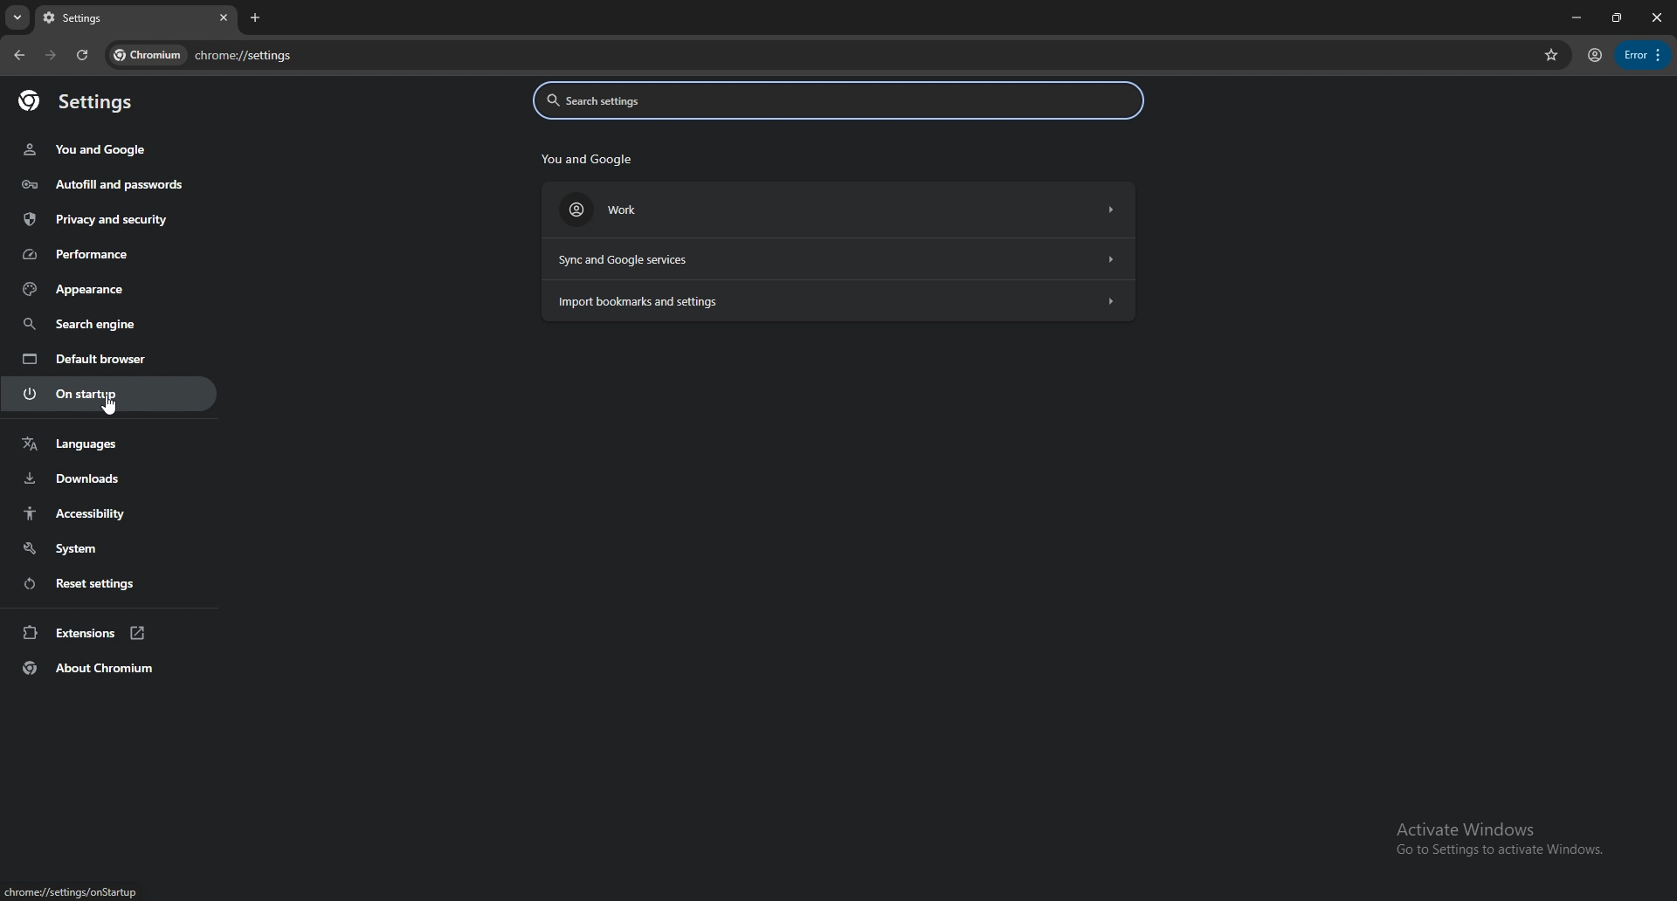 The width and height of the screenshot is (1677, 901). What do you see at coordinates (1643, 55) in the screenshot?
I see `options` at bounding box center [1643, 55].